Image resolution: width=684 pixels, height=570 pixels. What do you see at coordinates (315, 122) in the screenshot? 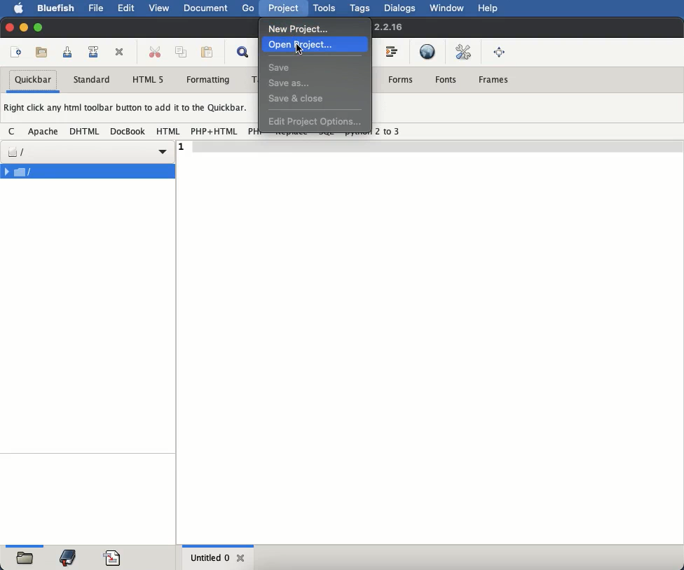
I see `edit project options` at bounding box center [315, 122].